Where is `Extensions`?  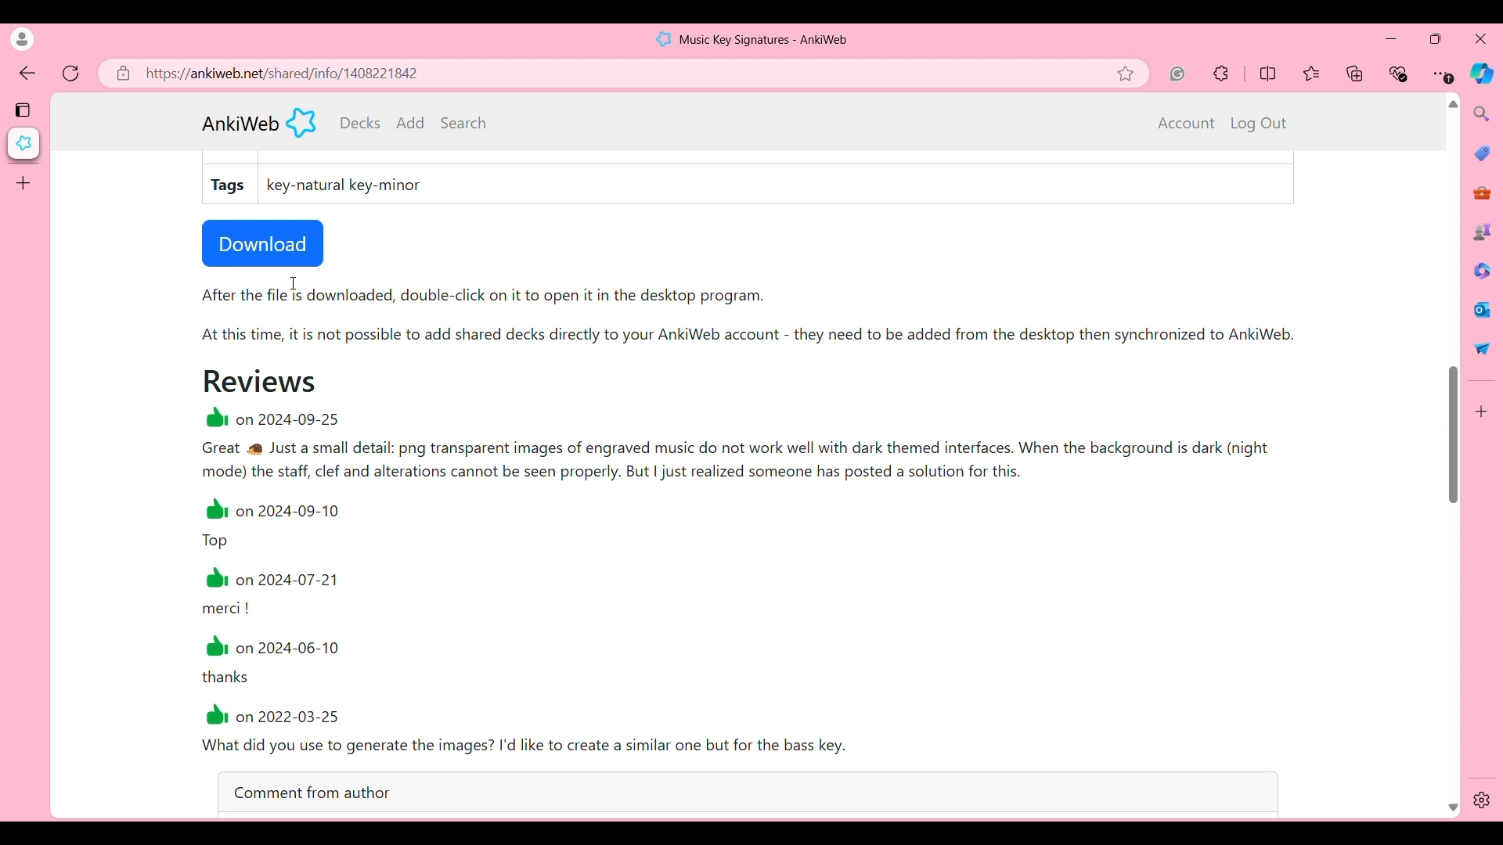 Extensions is located at coordinates (1221, 74).